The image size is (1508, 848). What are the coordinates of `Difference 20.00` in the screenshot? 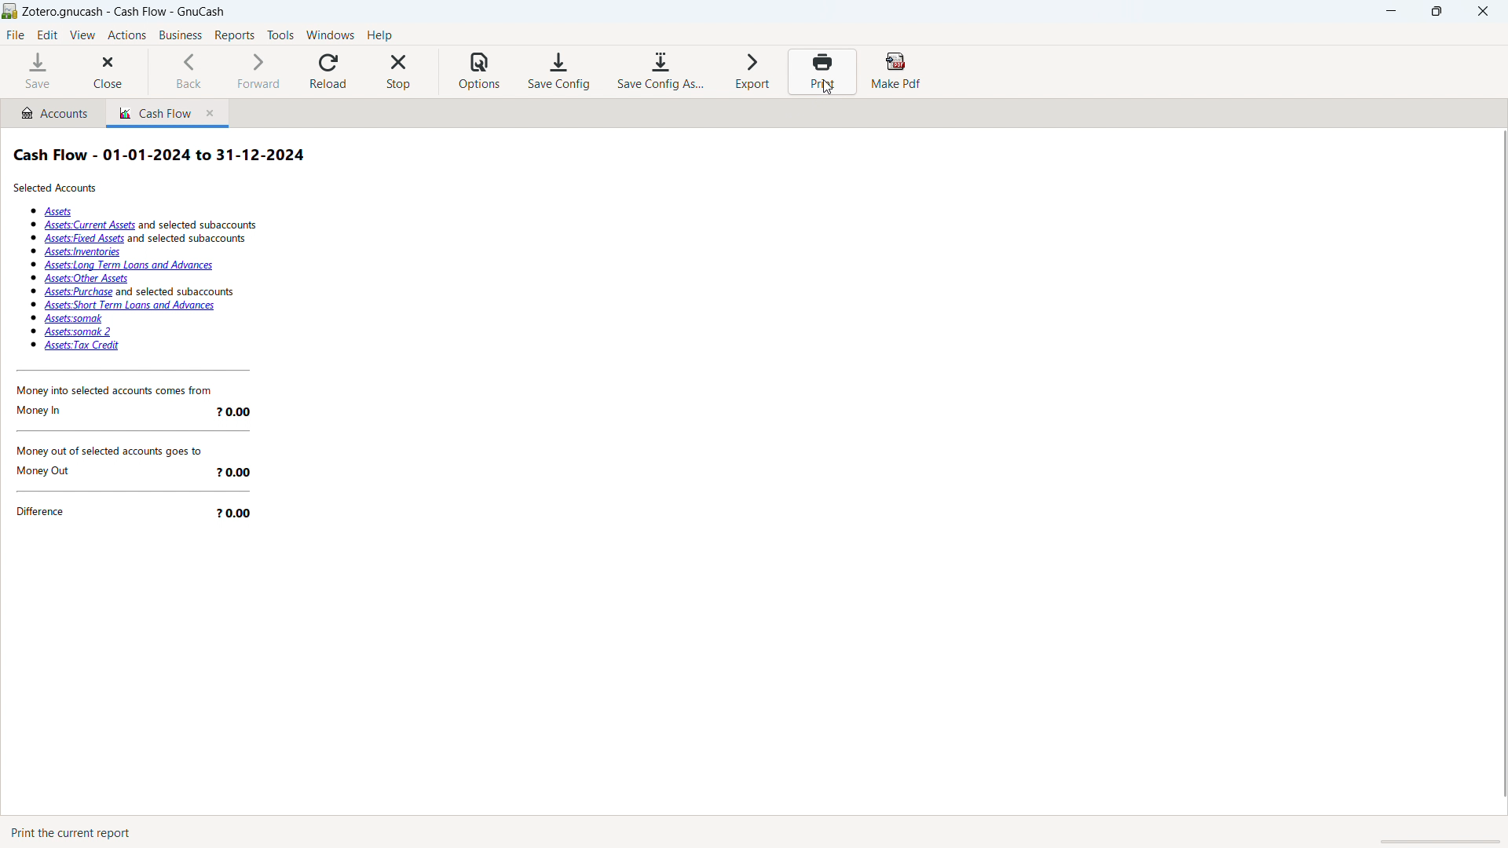 It's located at (141, 515).